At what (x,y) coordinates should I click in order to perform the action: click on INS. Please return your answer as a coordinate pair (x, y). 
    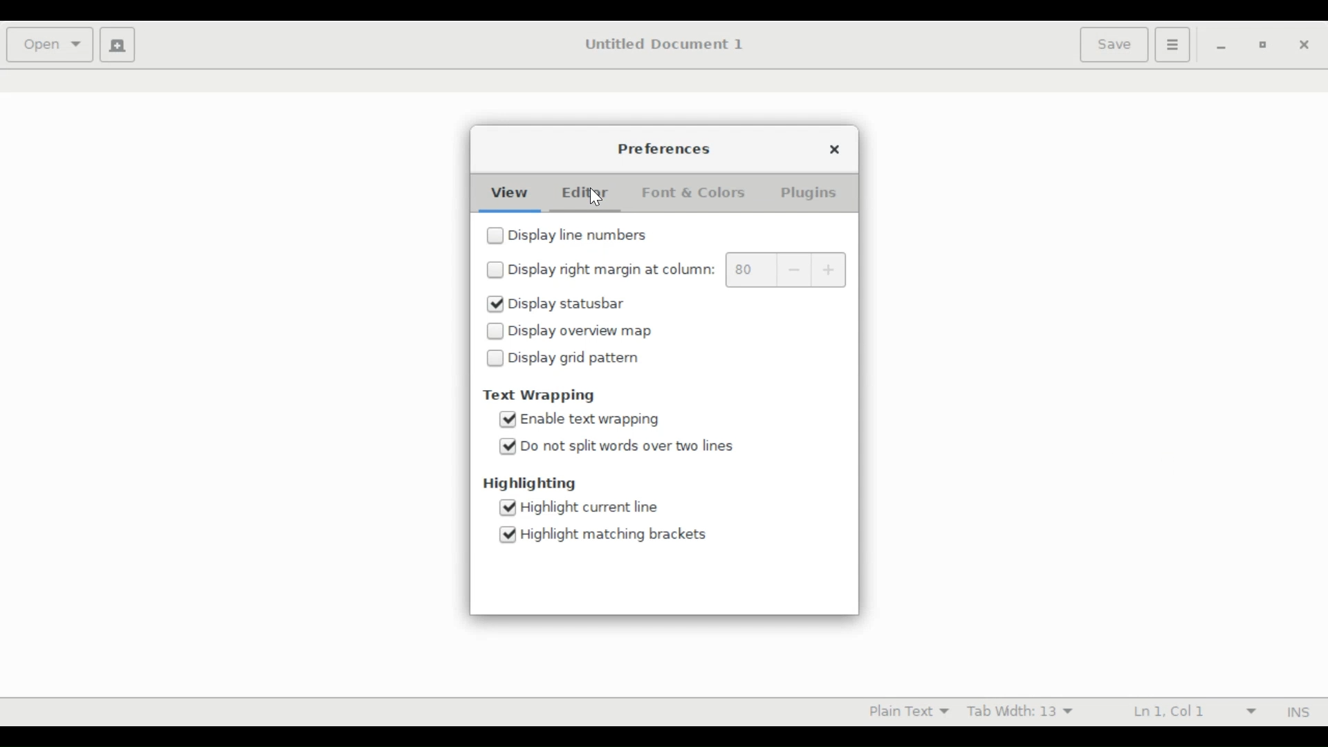
    Looking at the image, I should click on (1298, 712).